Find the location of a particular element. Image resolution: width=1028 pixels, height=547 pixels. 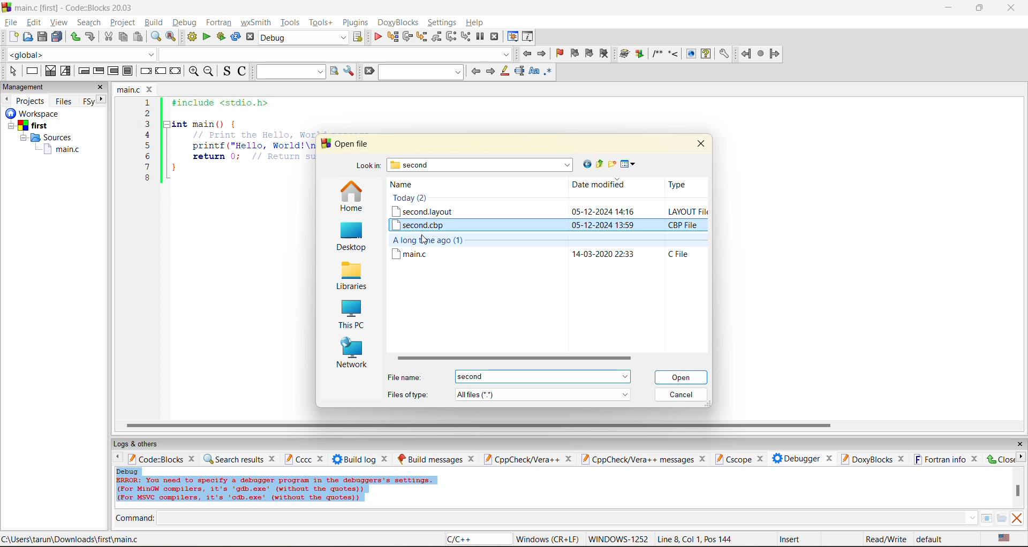

project is located at coordinates (123, 22).